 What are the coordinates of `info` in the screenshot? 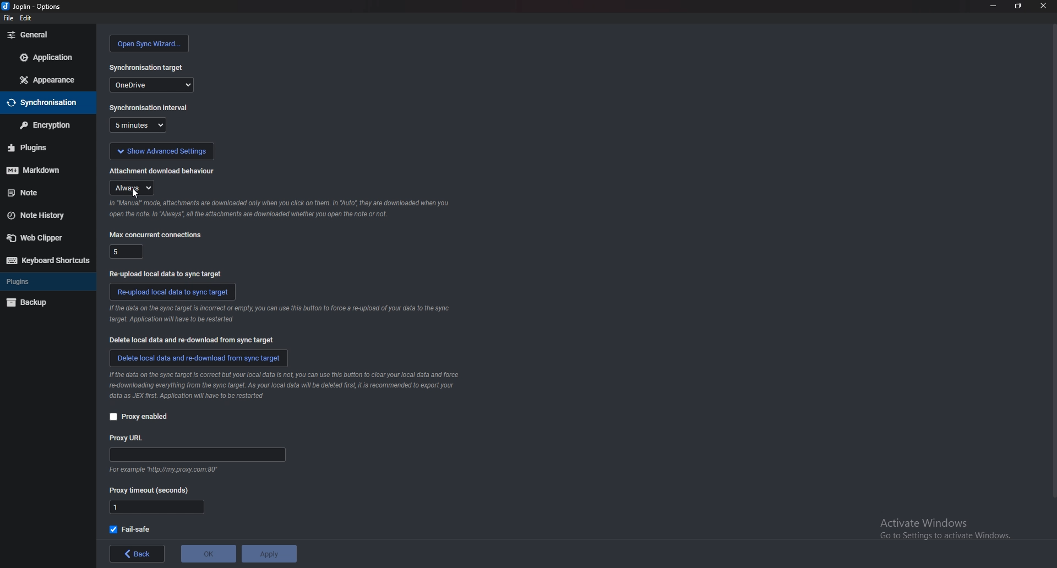 It's located at (162, 471).